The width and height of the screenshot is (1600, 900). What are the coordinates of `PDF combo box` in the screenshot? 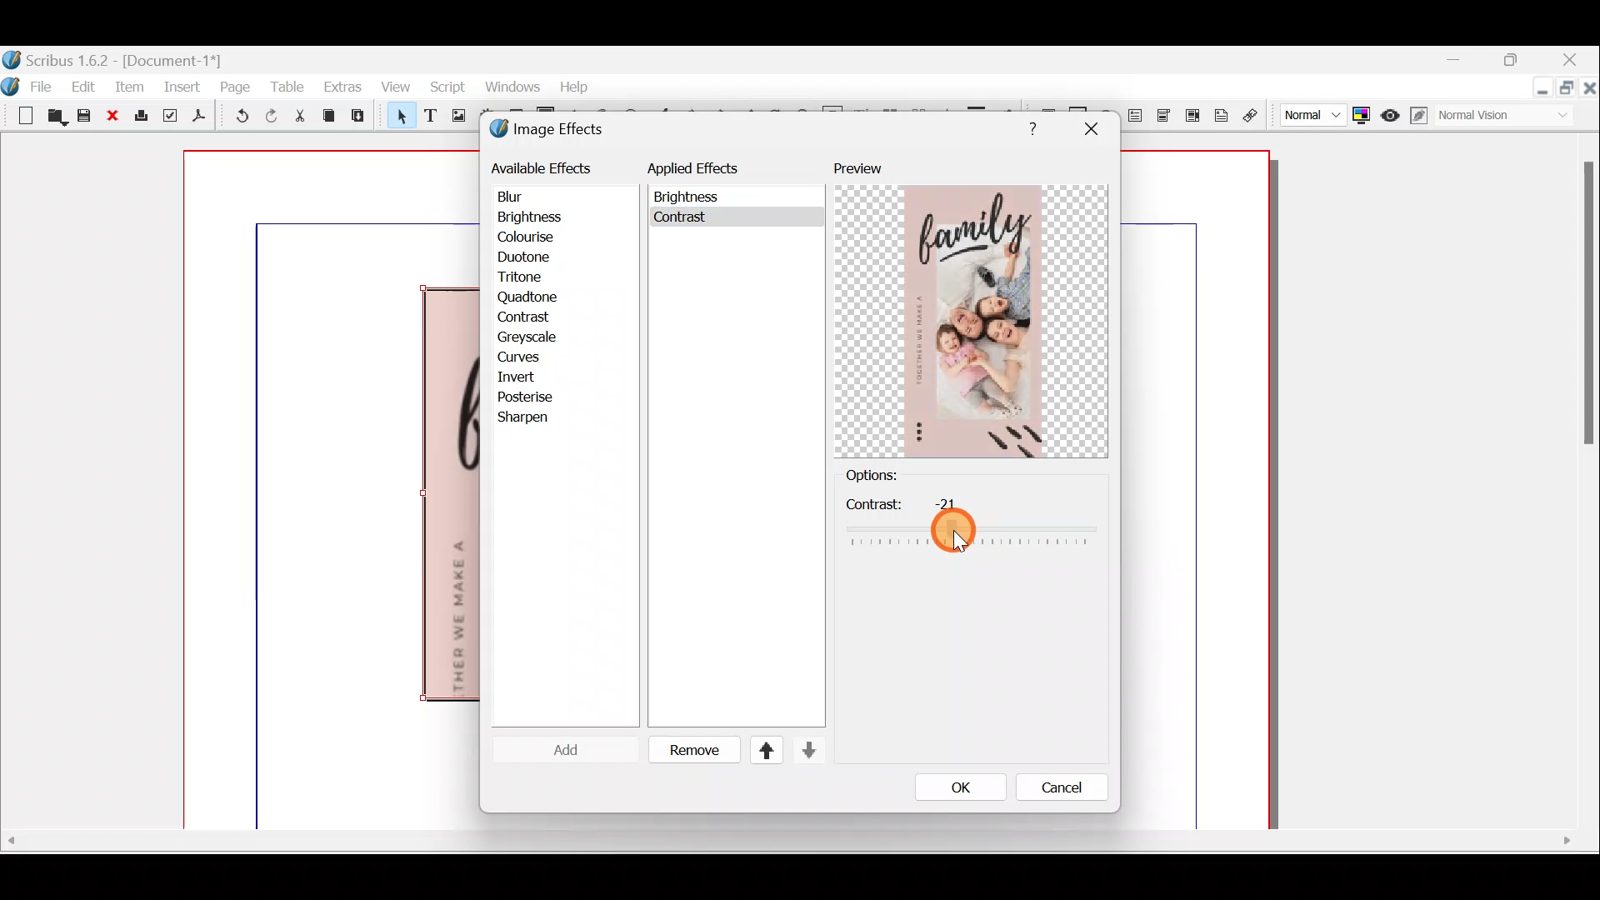 It's located at (1165, 116).